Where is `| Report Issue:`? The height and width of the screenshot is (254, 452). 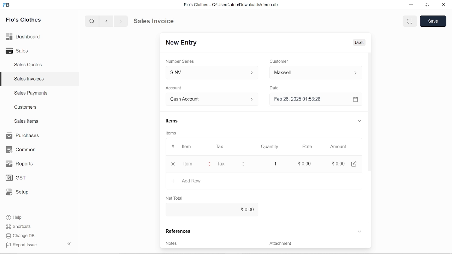 | Report Issue: is located at coordinates (23, 245).